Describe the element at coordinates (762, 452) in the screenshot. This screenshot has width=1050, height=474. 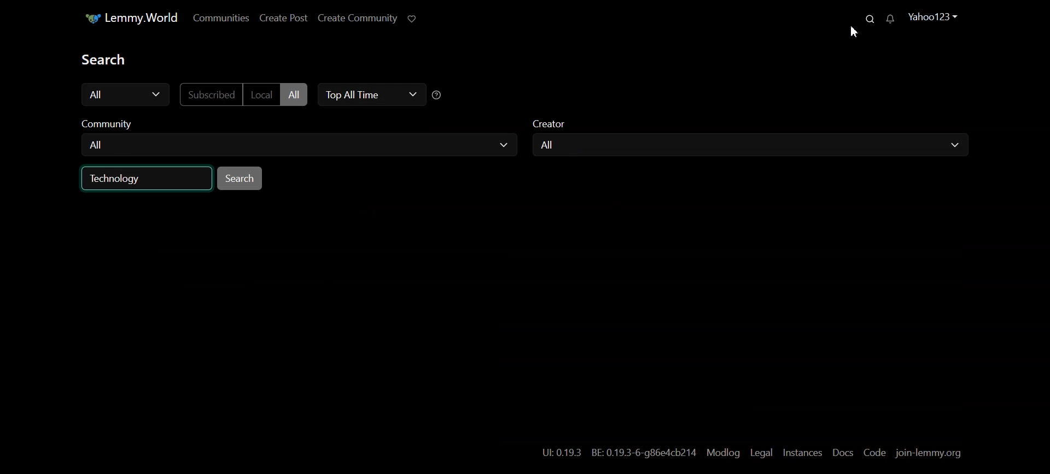
I see `Legal` at that location.